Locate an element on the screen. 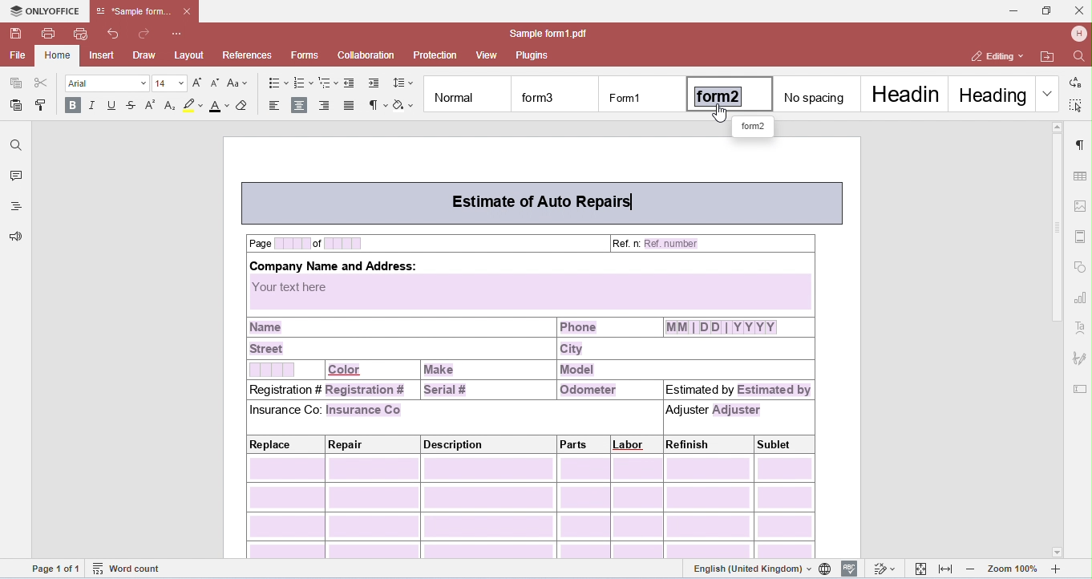 This screenshot has width=1092, height=579. set text language is located at coordinates (746, 569).